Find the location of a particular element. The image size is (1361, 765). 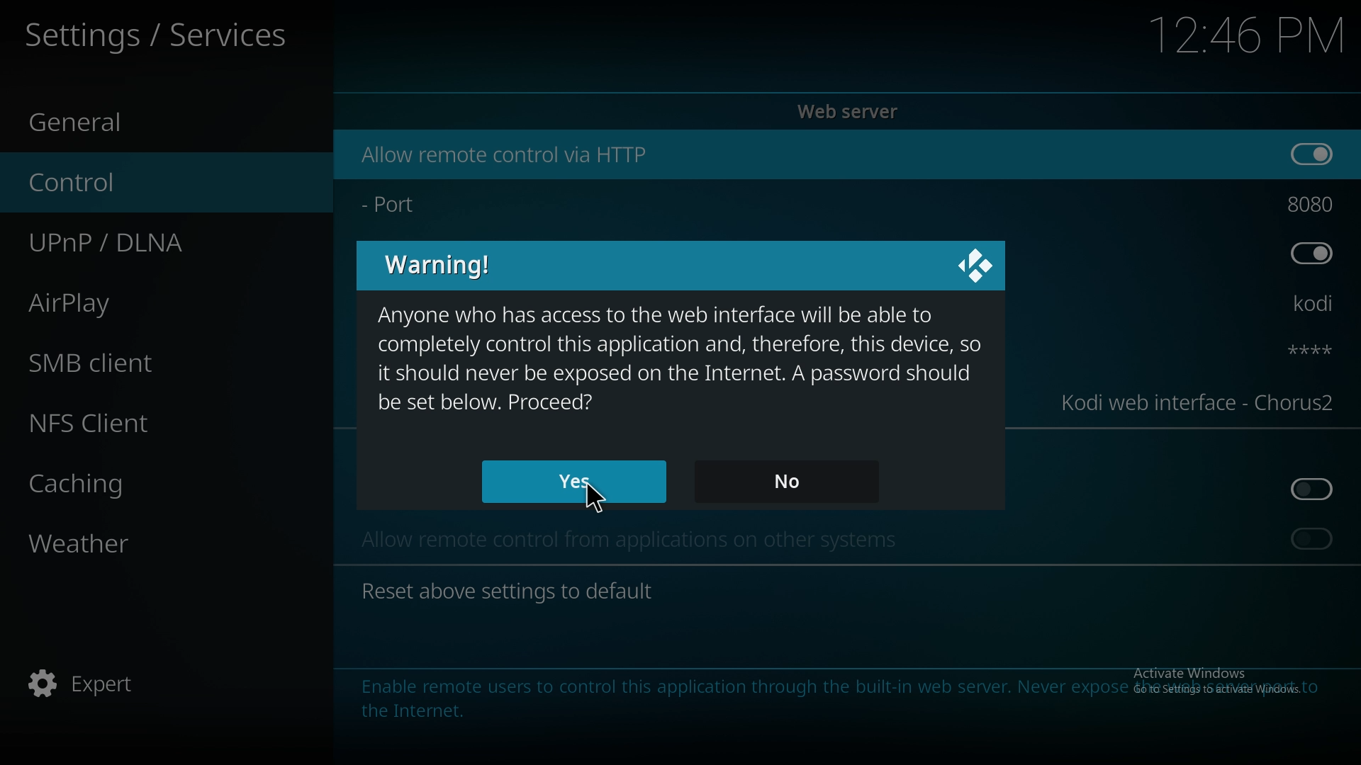

web server is located at coordinates (852, 111).